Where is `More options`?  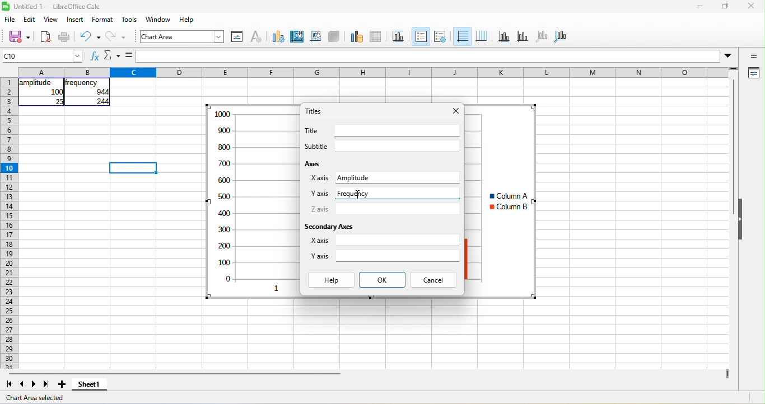
More options is located at coordinates (727, 57).